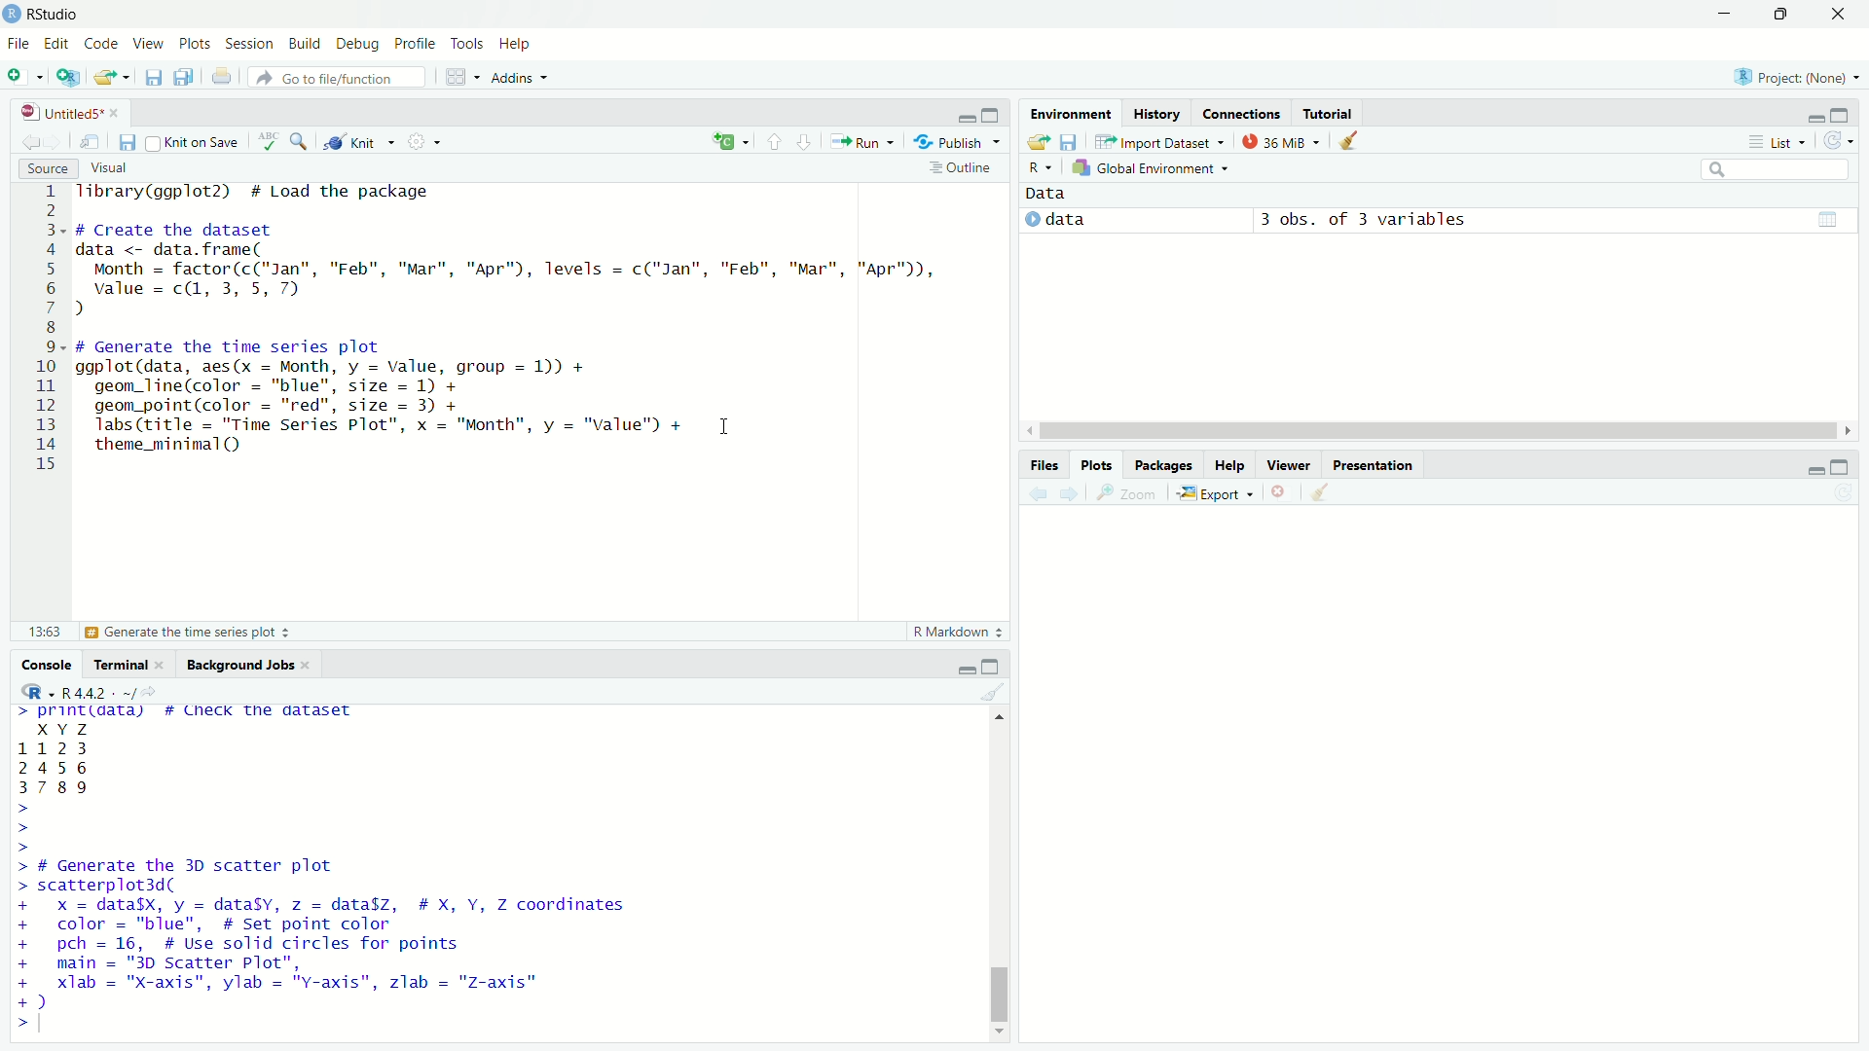 The width and height of the screenshot is (1869, 1051). Describe the element at coordinates (303, 45) in the screenshot. I see `Build` at that location.